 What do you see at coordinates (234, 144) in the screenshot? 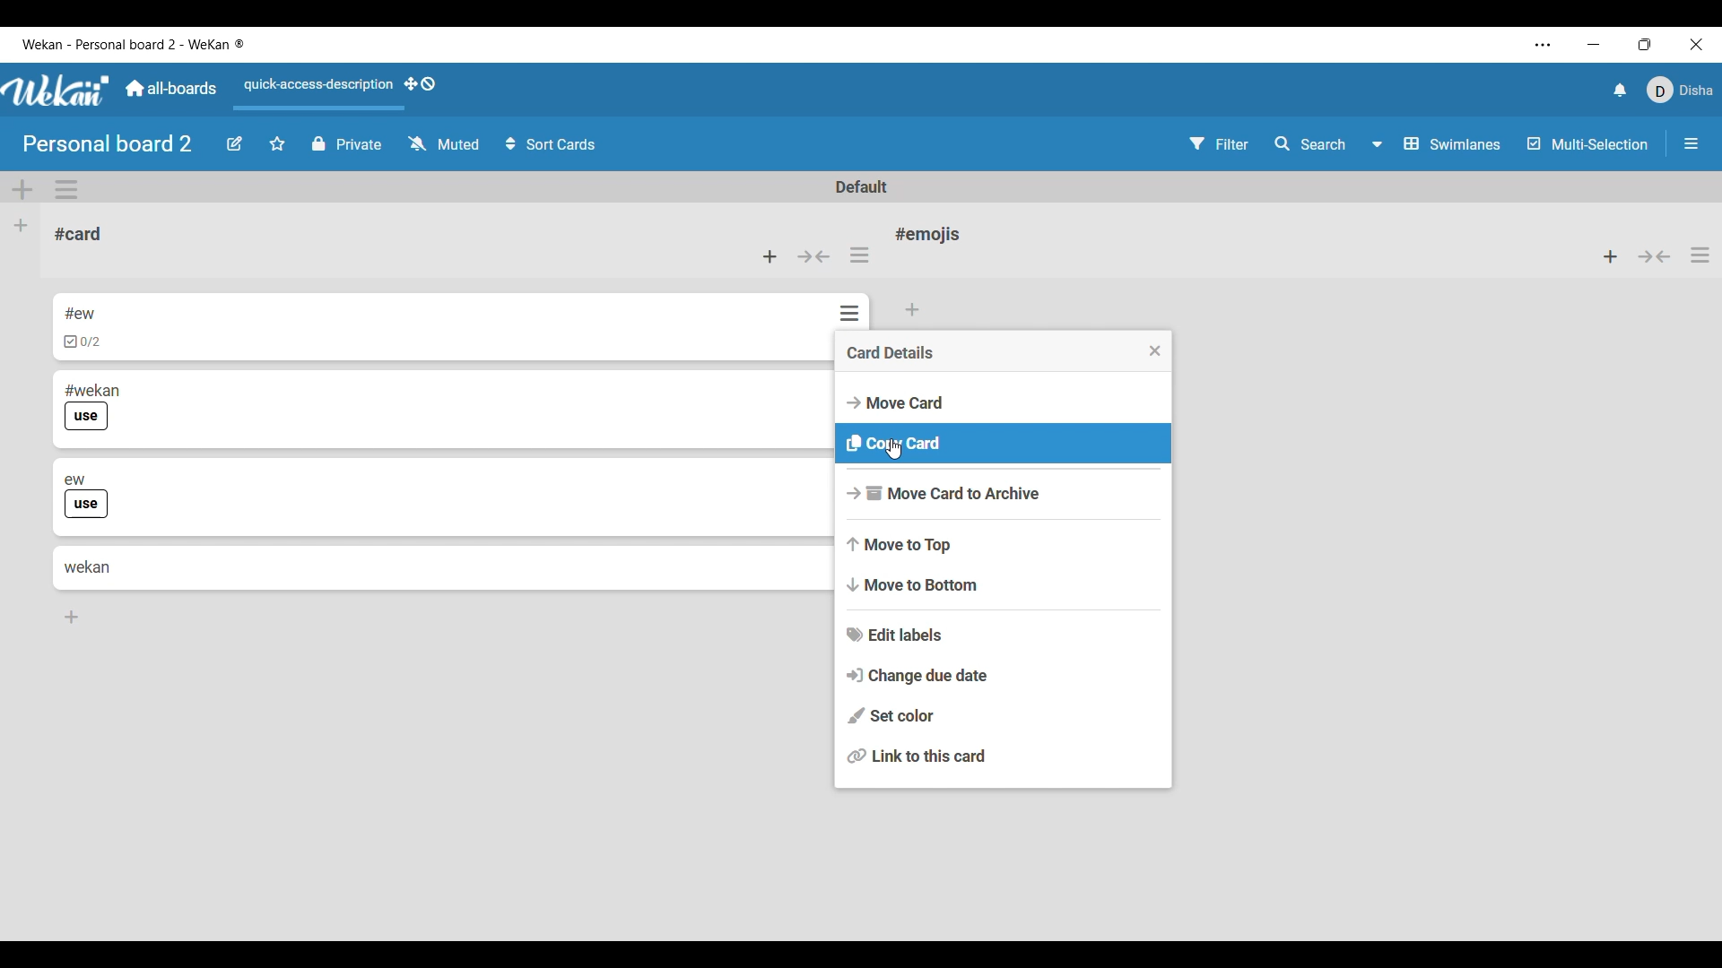
I see `Edit` at bounding box center [234, 144].